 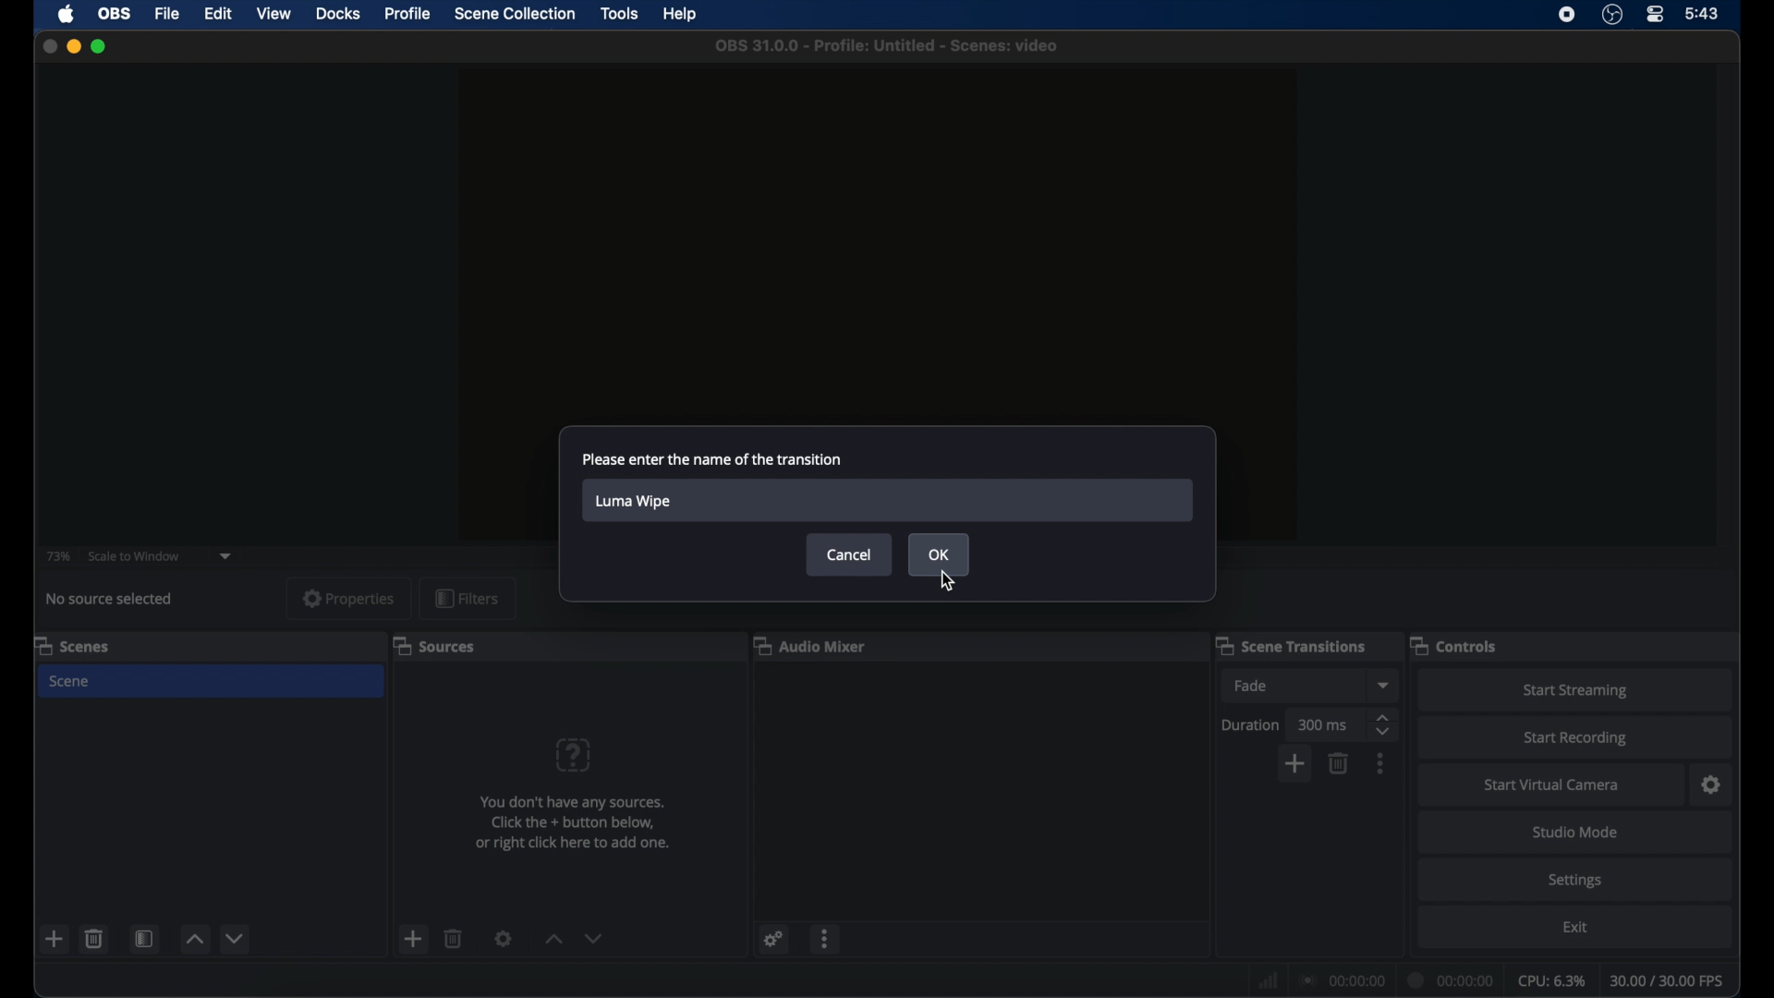 I want to click on scene, so click(x=70, y=682).